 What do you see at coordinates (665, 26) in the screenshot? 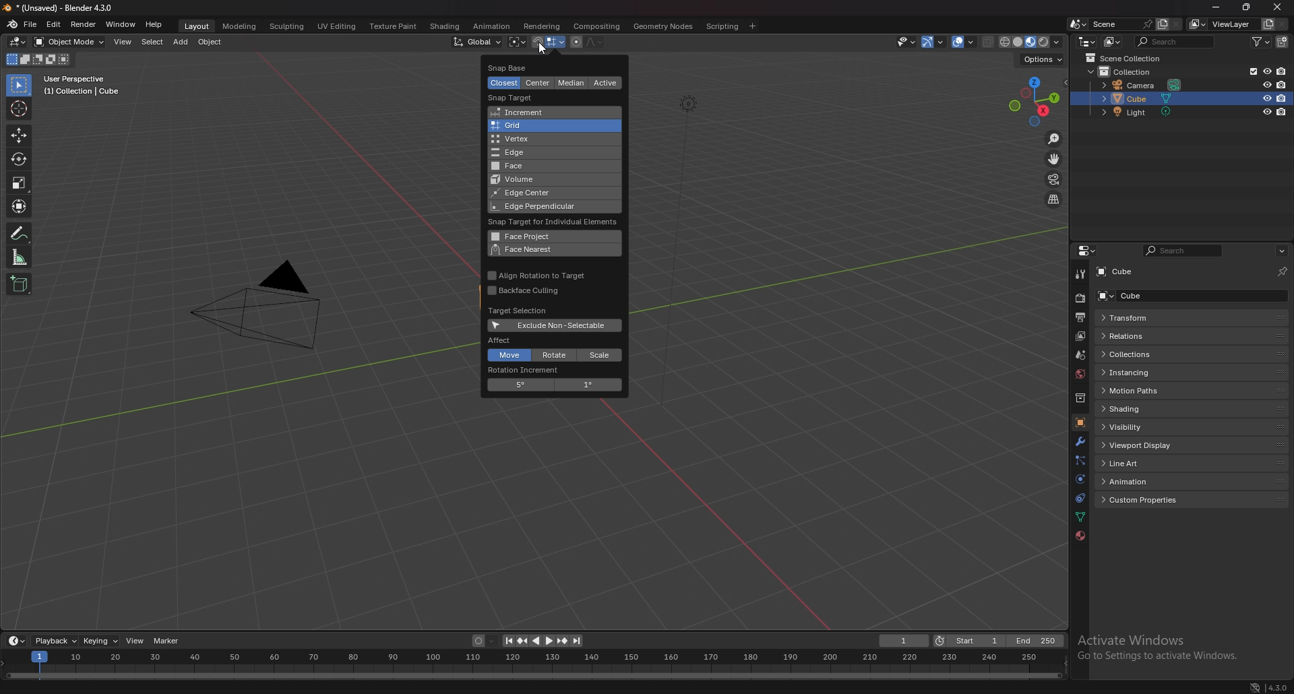
I see `geometry nodes` at bounding box center [665, 26].